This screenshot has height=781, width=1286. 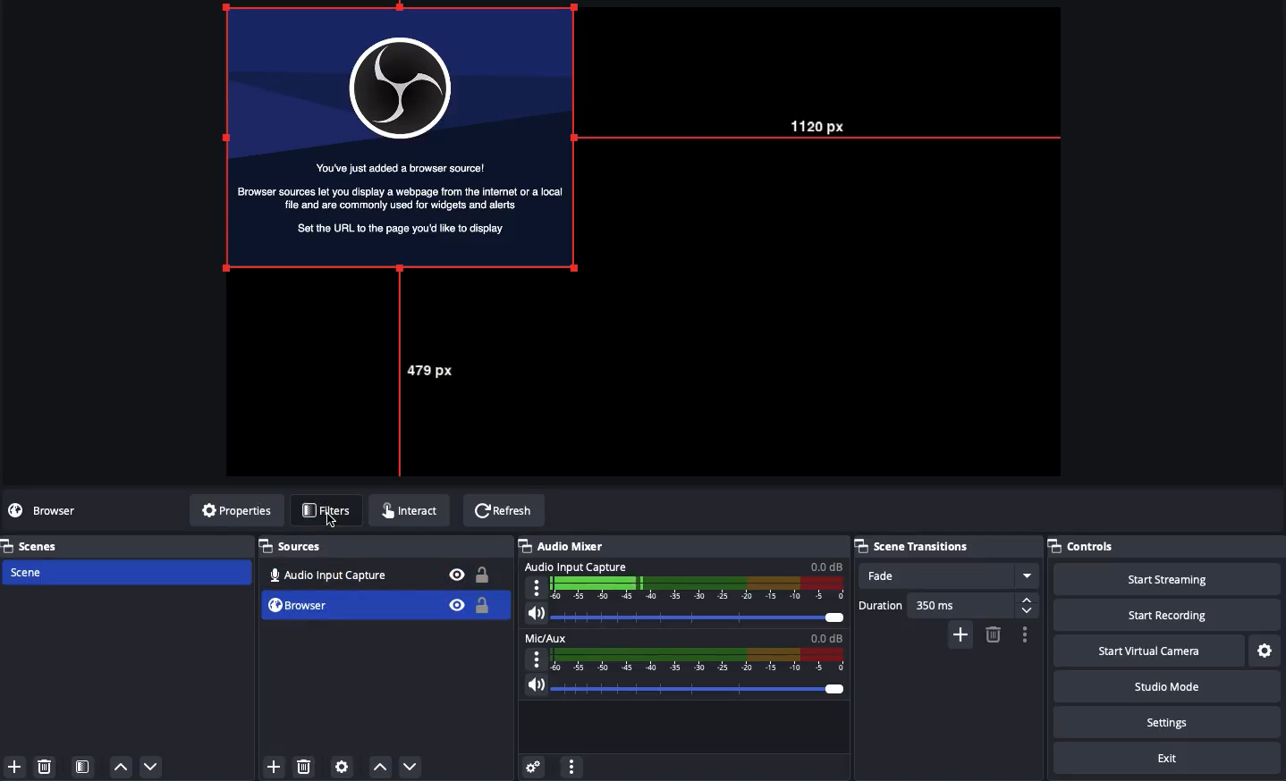 What do you see at coordinates (379, 768) in the screenshot?
I see `Move up` at bounding box center [379, 768].